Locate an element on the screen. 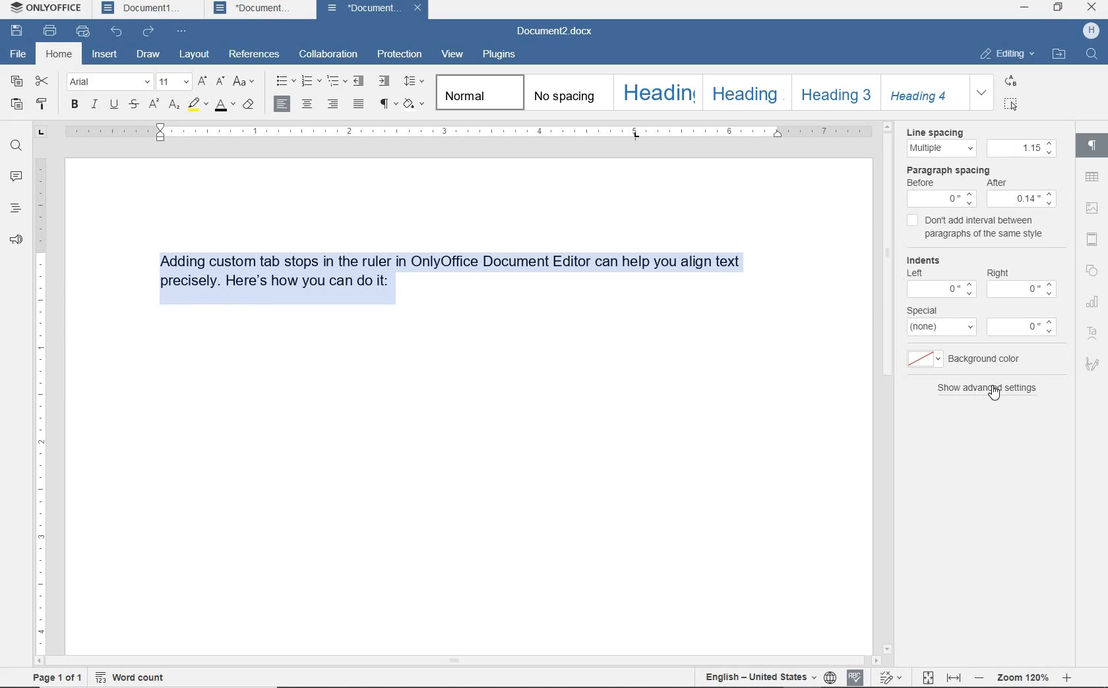 The height and width of the screenshot is (688, 1108). page 1 of 1 is located at coordinates (56, 678).